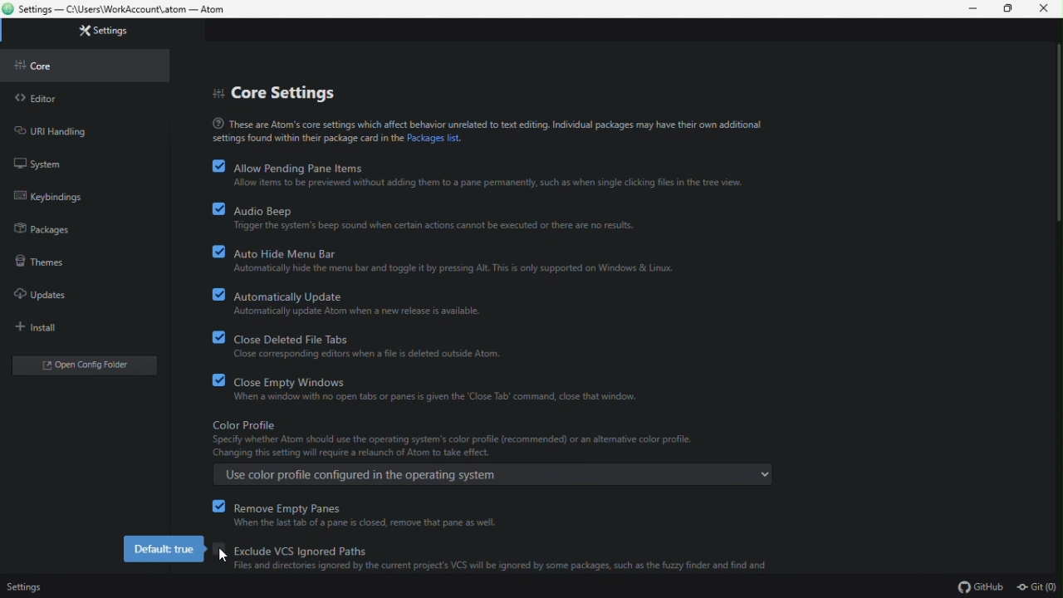 Image resolution: width=1063 pixels, height=598 pixels. Describe the element at coordinates (212, 380) in the screenshot. I see `checkbox` at that location.